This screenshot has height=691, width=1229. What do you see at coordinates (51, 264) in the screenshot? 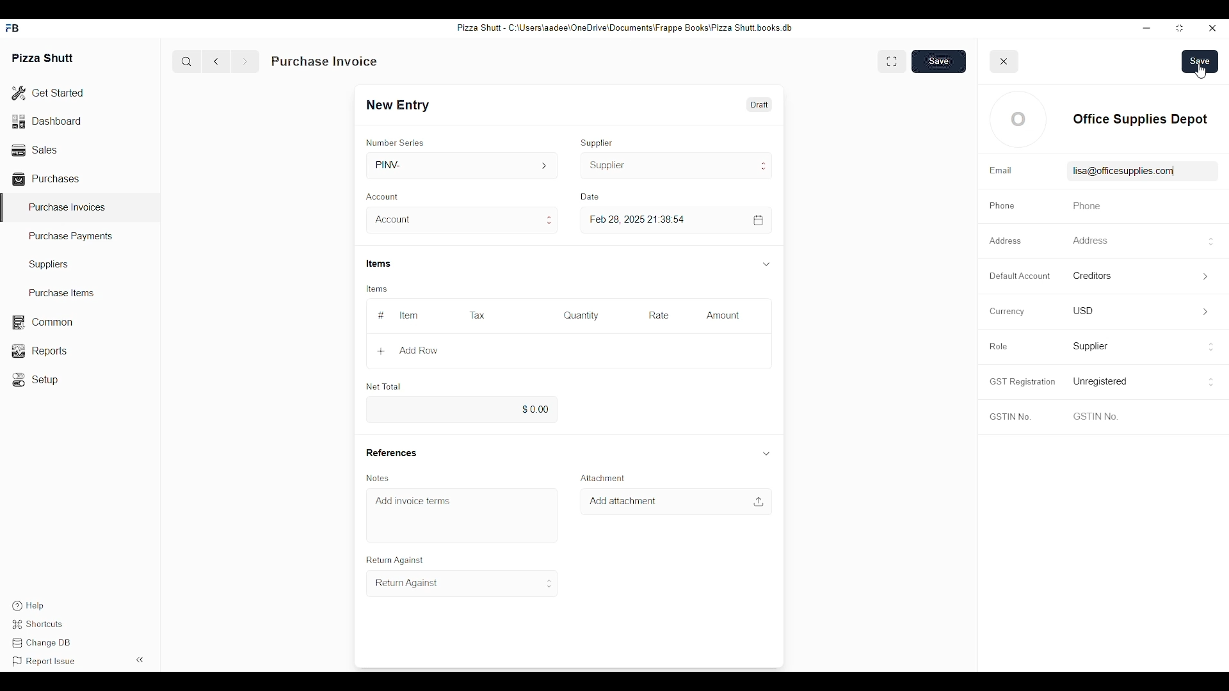
I see `Suppliers.` at bounding box center [51, 264].